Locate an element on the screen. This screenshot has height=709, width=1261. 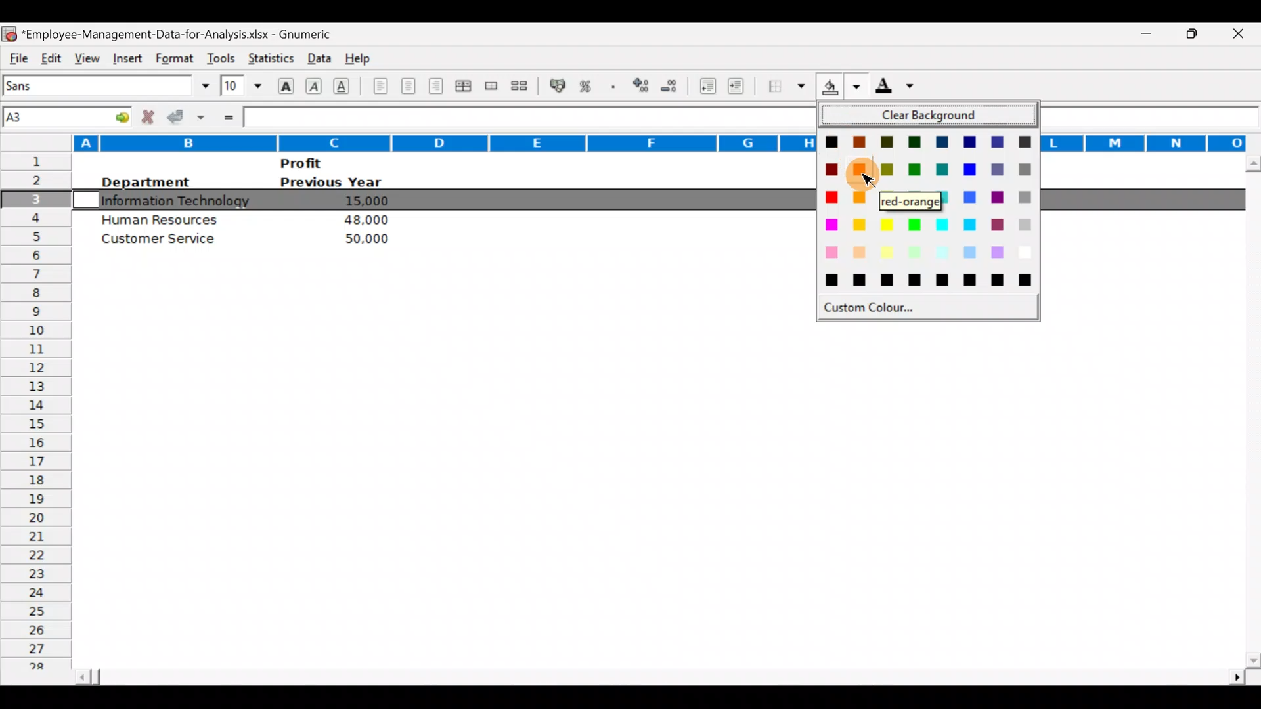
Previous year is located at coordinates (331, 183).